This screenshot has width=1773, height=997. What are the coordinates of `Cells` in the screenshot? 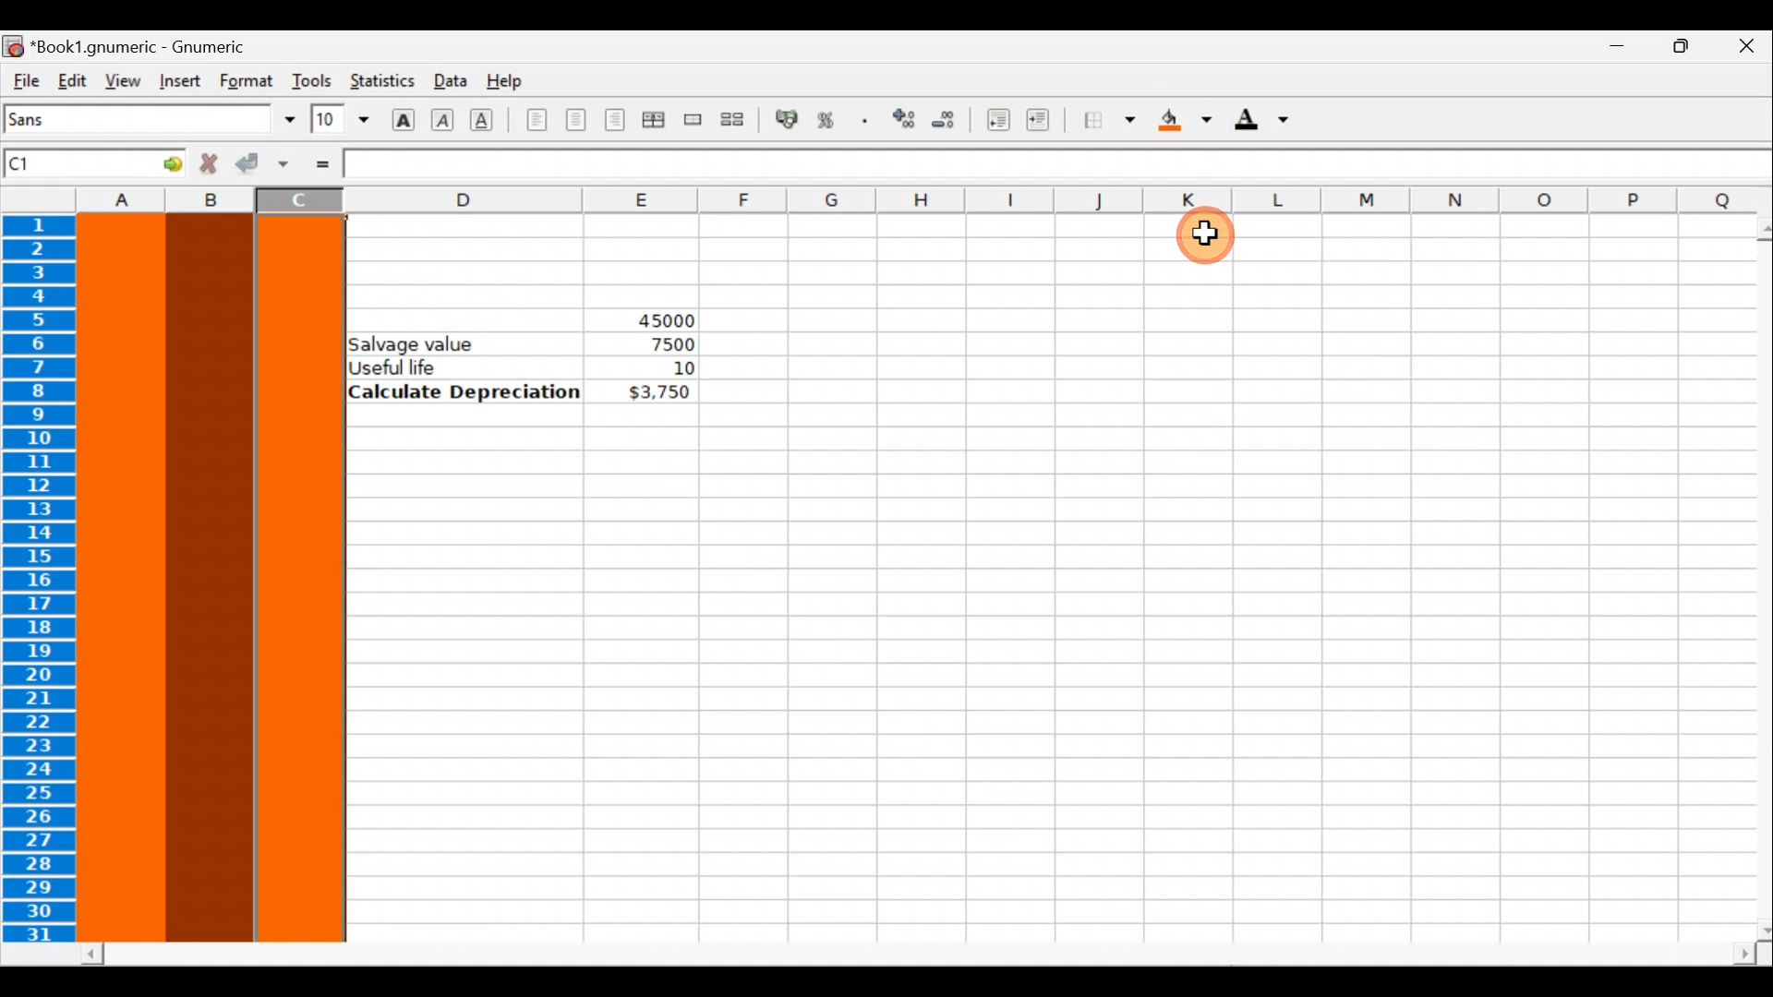 It's located at (1018, 697).